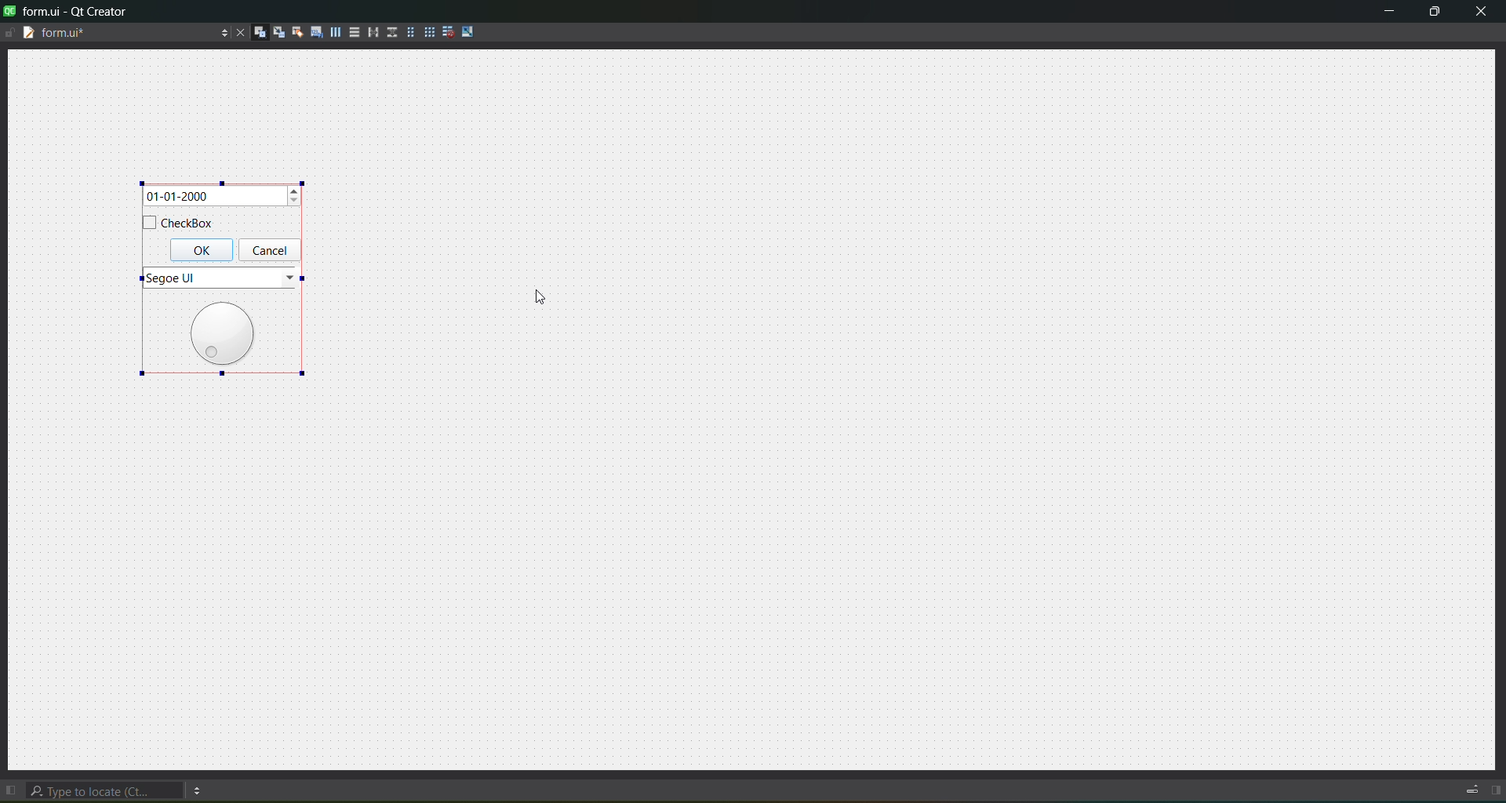 Image resolution: width=1506 pixels, height=803 pixels. I want to click on minimize, so click(1387, 10).